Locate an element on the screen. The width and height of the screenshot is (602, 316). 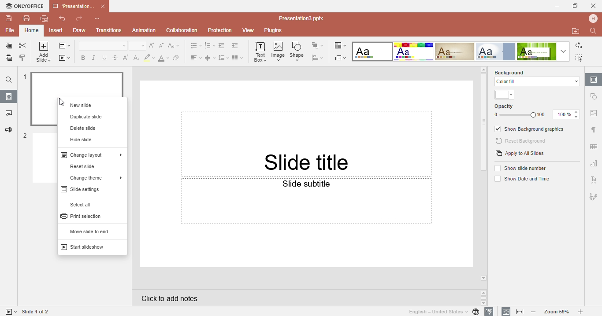
Font size is located at coordinates (138, 46).